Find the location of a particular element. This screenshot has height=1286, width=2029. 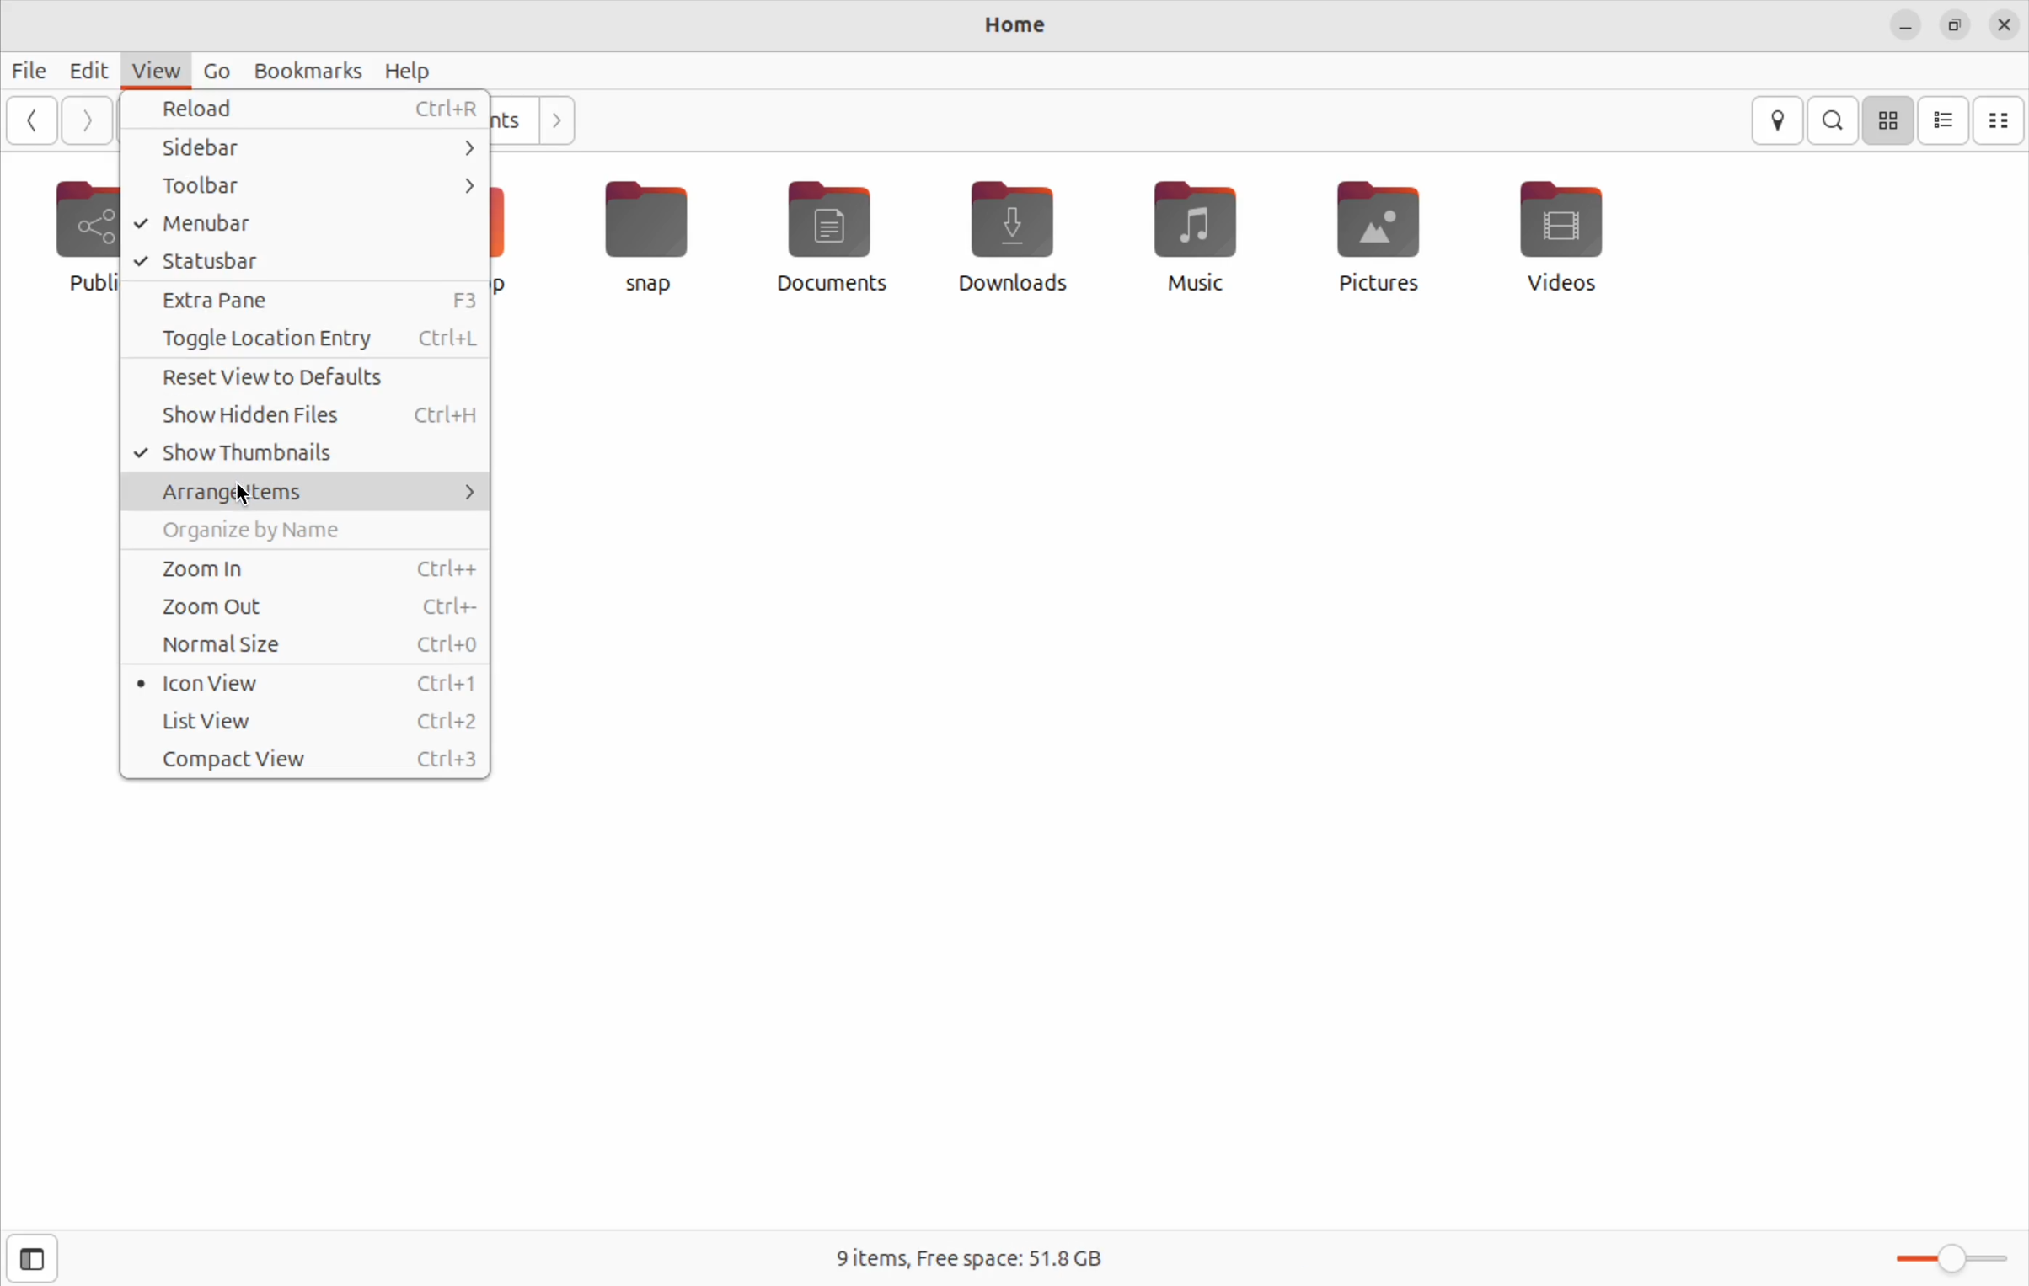

side bar is located at coordinates (28, 1259).